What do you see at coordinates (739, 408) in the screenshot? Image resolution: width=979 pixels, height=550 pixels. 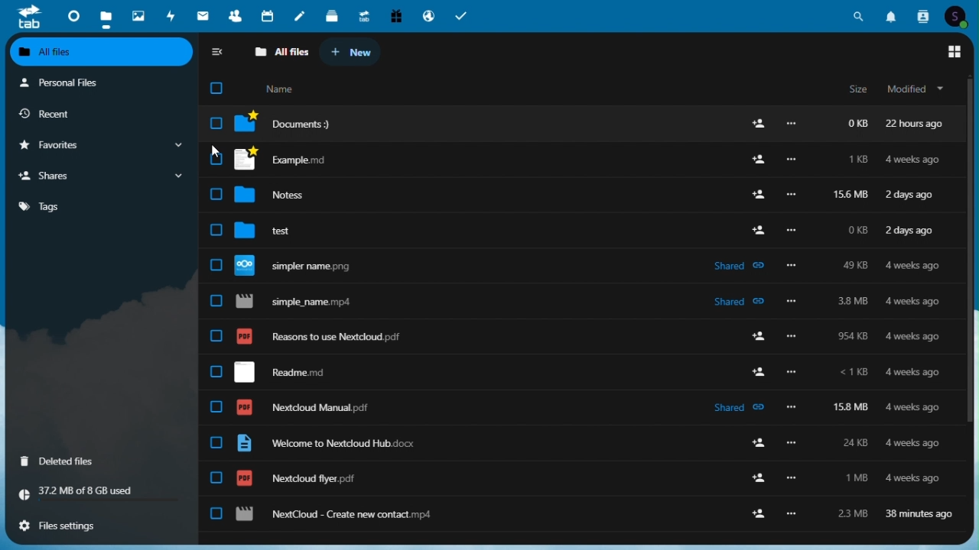 I see `shared` at bounding box center [739, 408].